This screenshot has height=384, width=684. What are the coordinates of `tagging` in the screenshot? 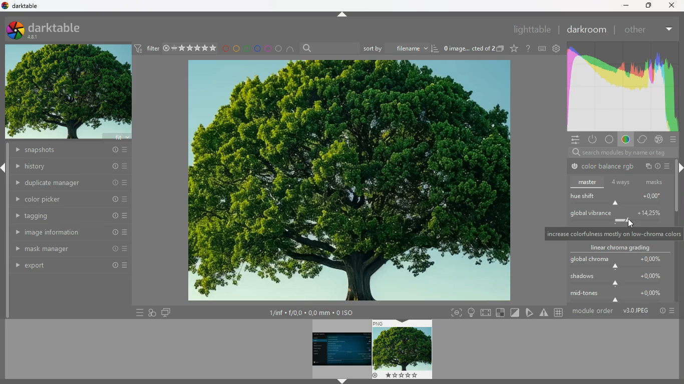 It's located at (72, 216).